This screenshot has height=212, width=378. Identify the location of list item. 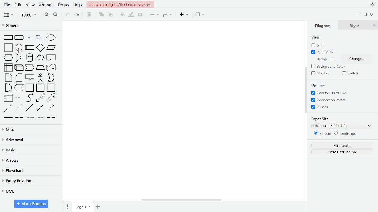
(19, 98).